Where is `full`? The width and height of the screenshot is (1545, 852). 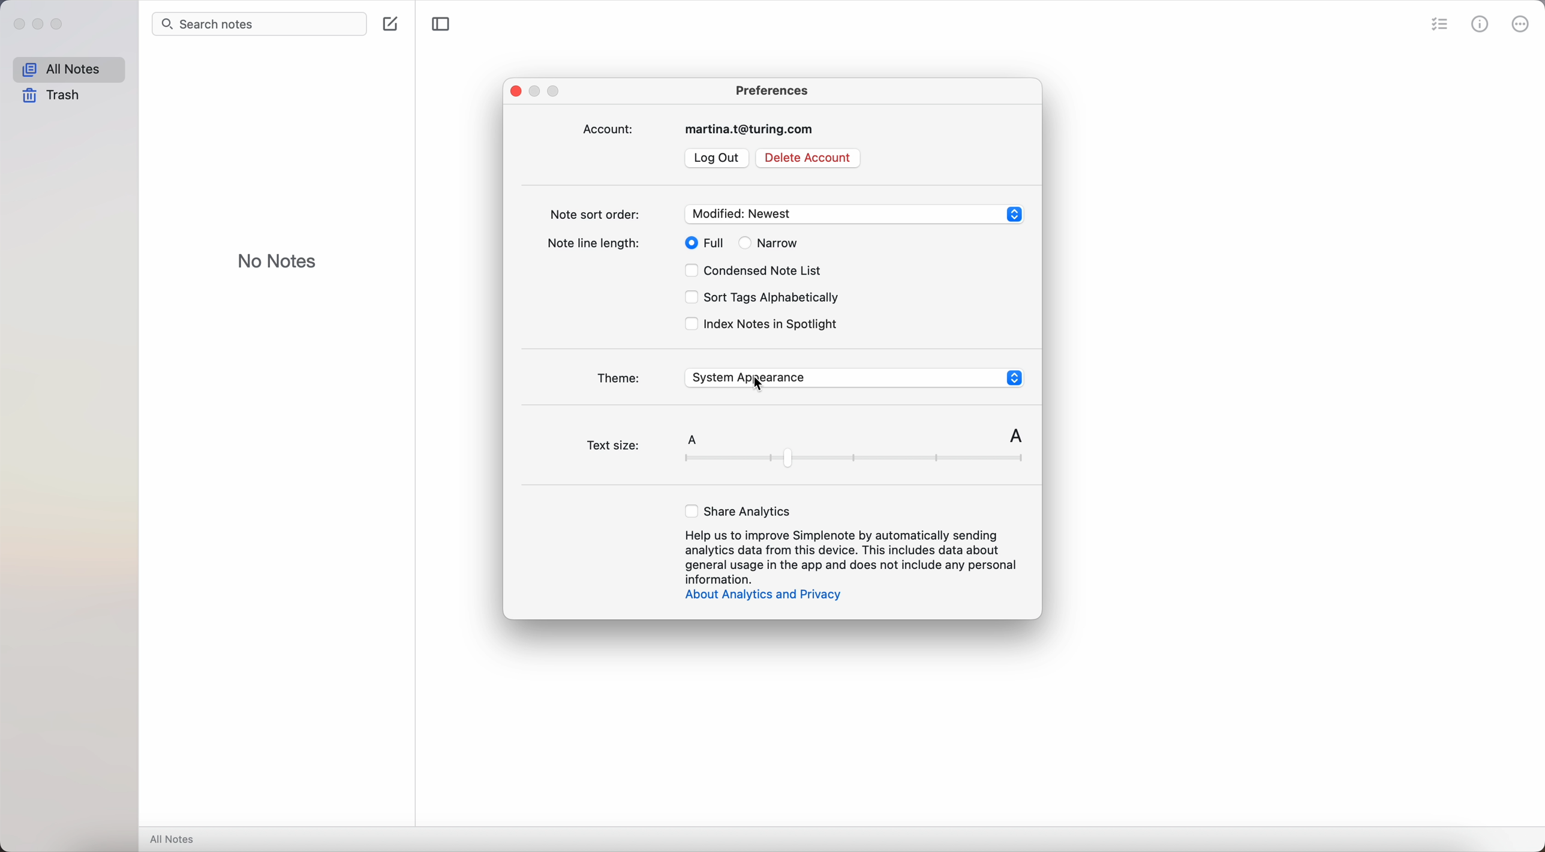
full is located at coordinates (700, 242).